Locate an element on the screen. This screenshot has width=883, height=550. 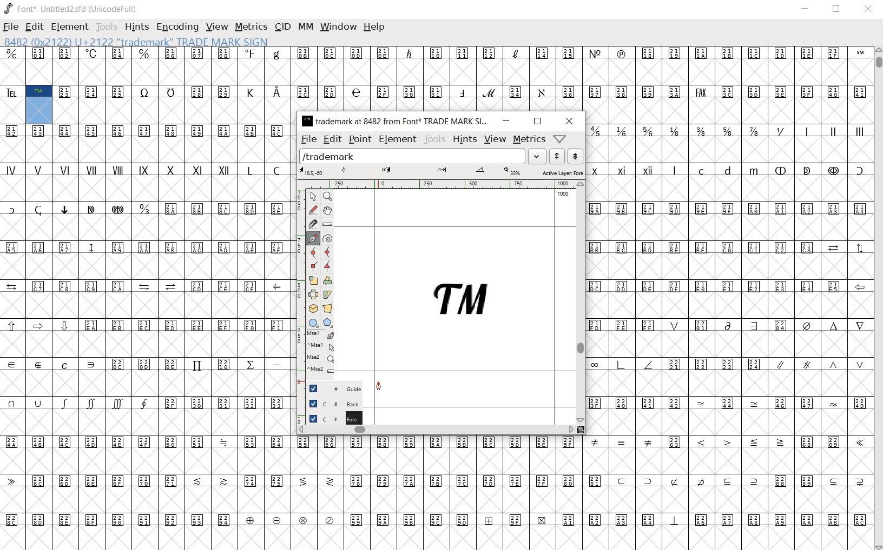
file is located at coordinates (309, 139).